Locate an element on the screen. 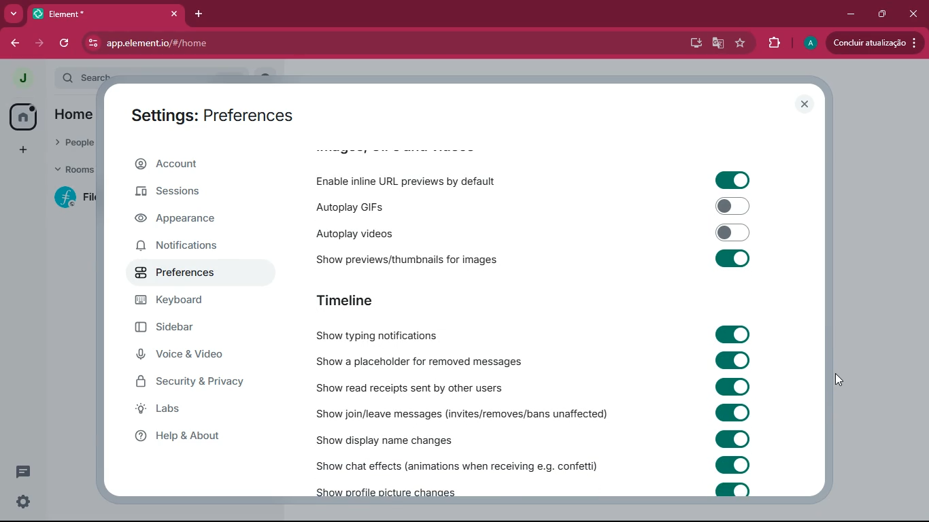 Image resolution: width=929 pixels, height=522 pixels. toggle on/off is located at coordinates (732, 413).